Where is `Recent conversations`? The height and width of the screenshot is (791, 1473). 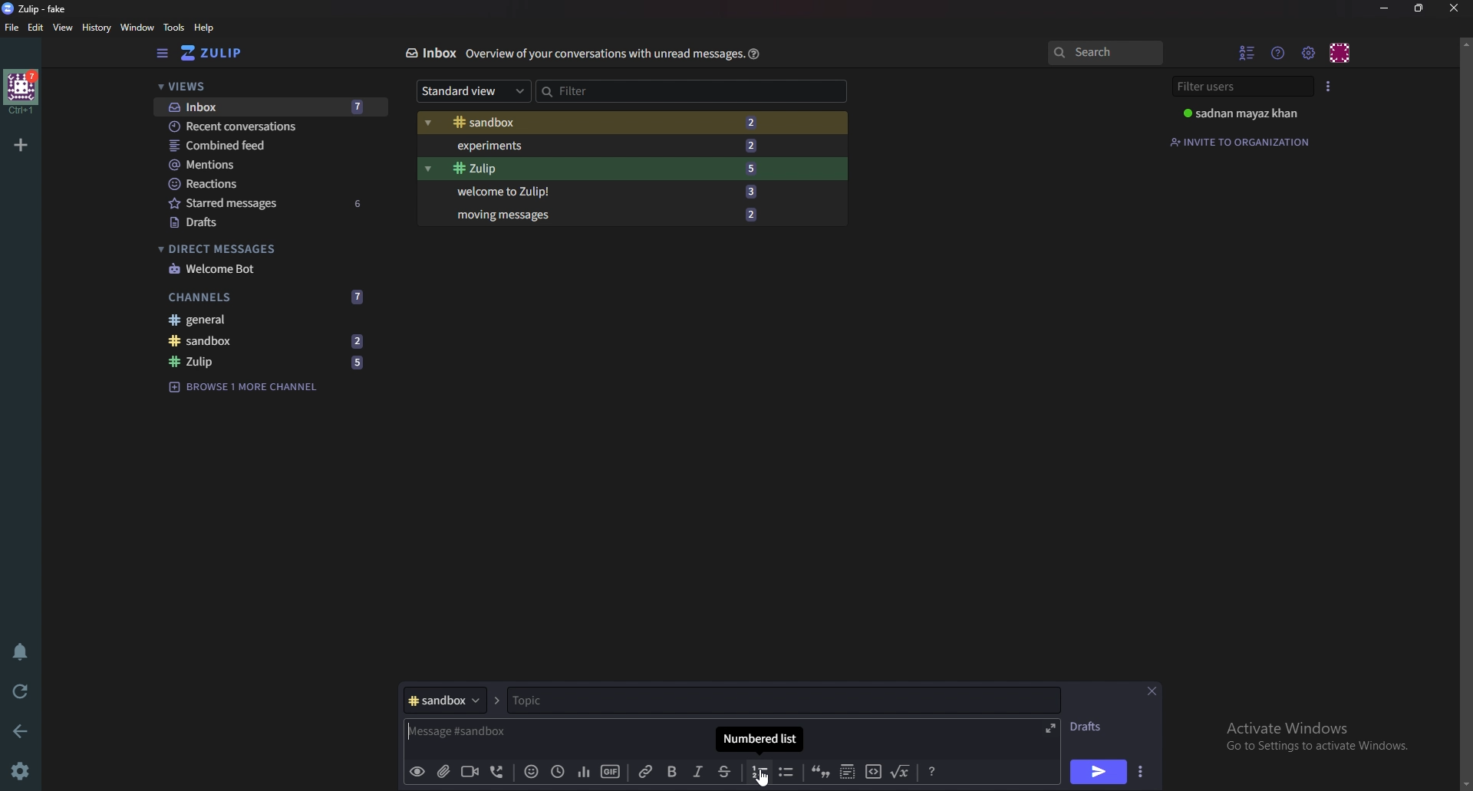
Recent conversations is located at coordinates (271, 127).